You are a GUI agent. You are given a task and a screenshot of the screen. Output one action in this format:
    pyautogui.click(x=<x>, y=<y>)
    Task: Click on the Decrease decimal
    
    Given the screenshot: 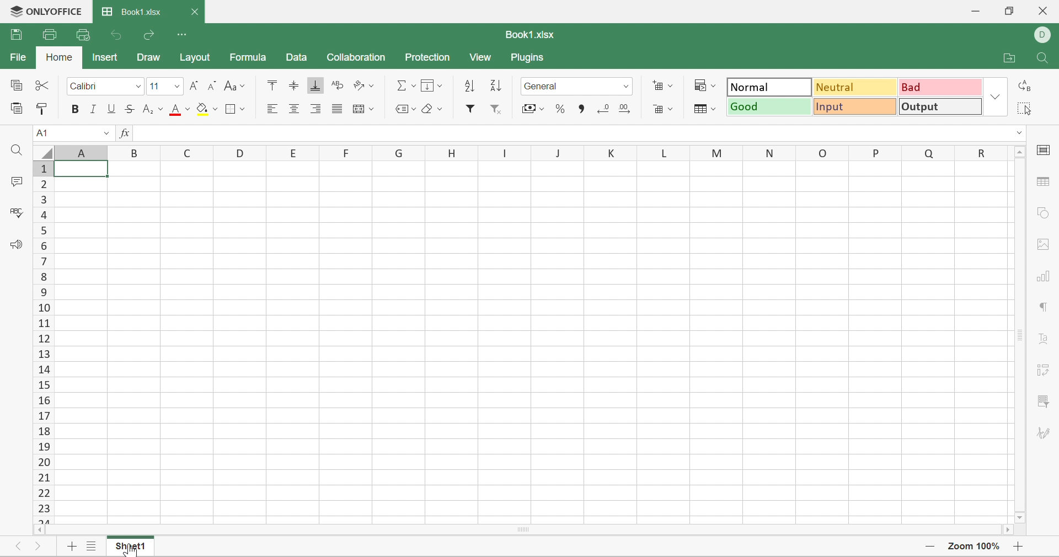 What is the action you would take?
    pyautogui.click(x=603, y=109)
    